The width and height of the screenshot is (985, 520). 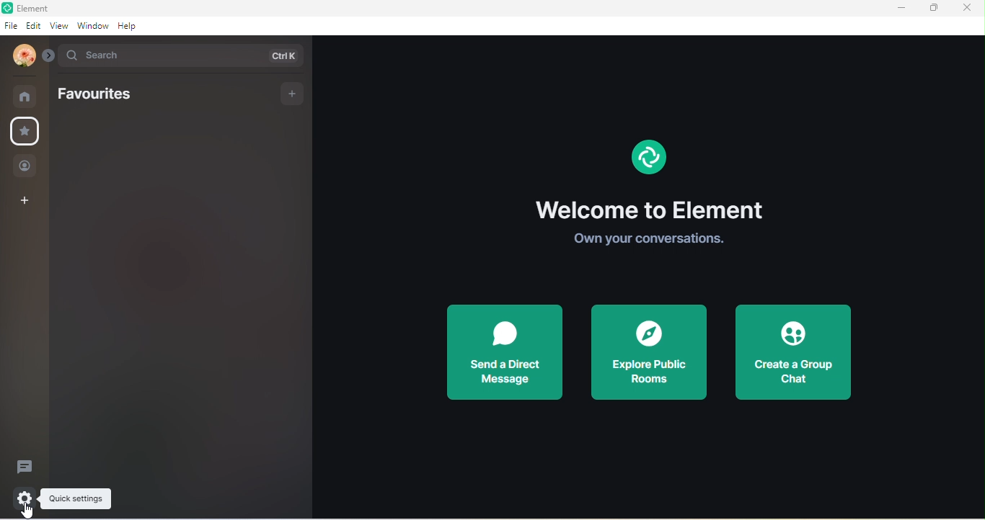 What do you see at coordinates (92, 27) in the screenshot?
I see `window` at bounding box center [92, 27].